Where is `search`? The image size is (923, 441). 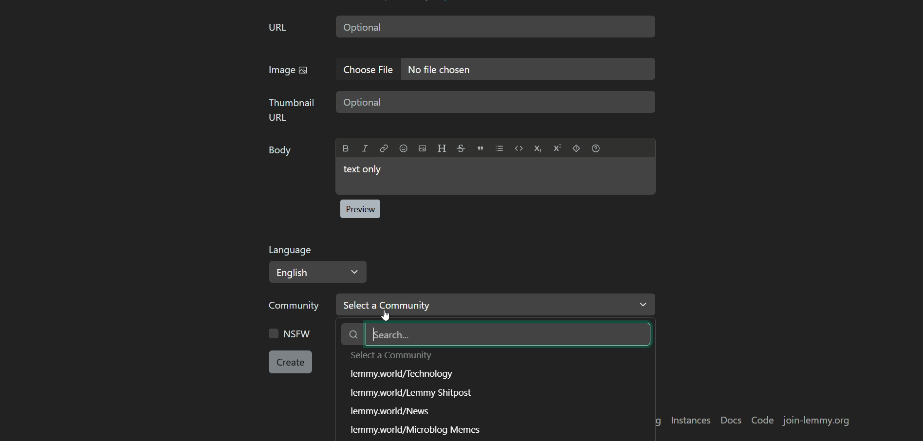
search is located at coordinates (499, 334).